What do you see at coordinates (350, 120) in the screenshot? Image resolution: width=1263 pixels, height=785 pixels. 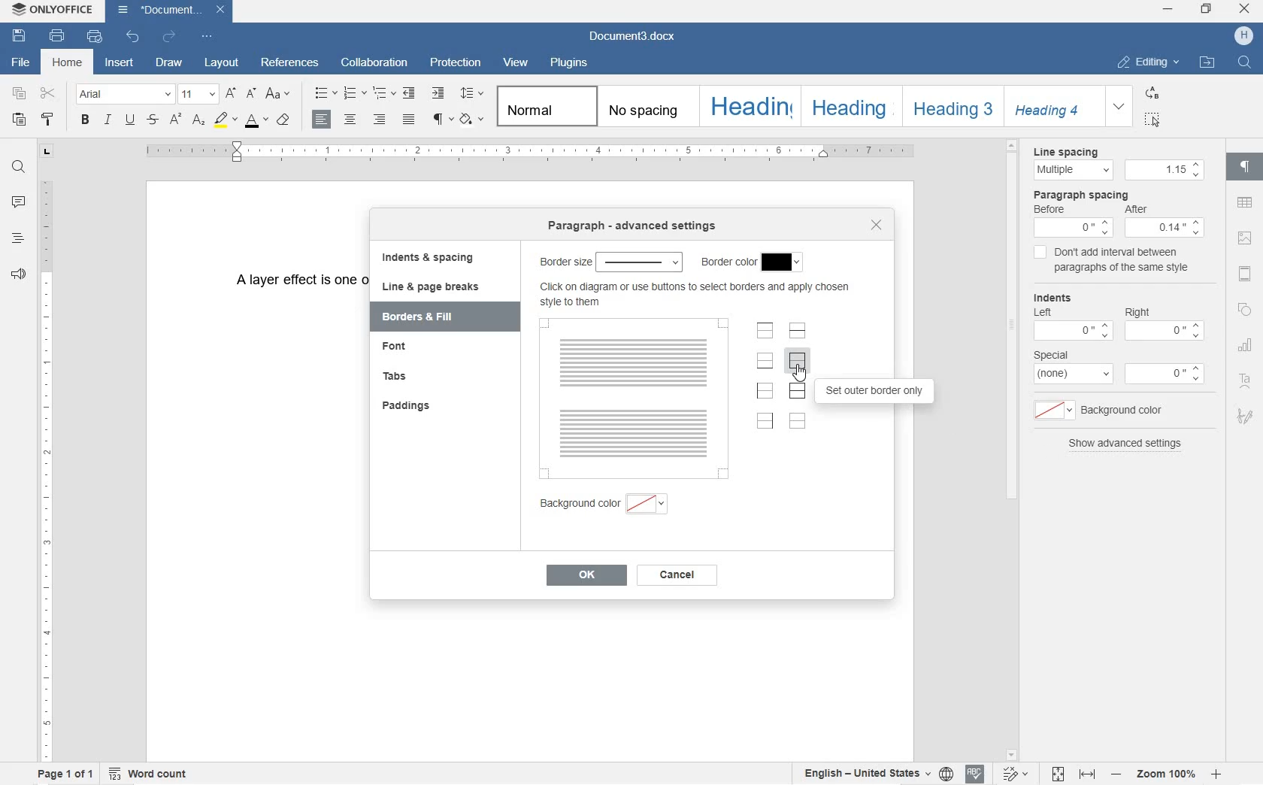 I see `ALIGN CENTER` at bounding box center [350, 120].